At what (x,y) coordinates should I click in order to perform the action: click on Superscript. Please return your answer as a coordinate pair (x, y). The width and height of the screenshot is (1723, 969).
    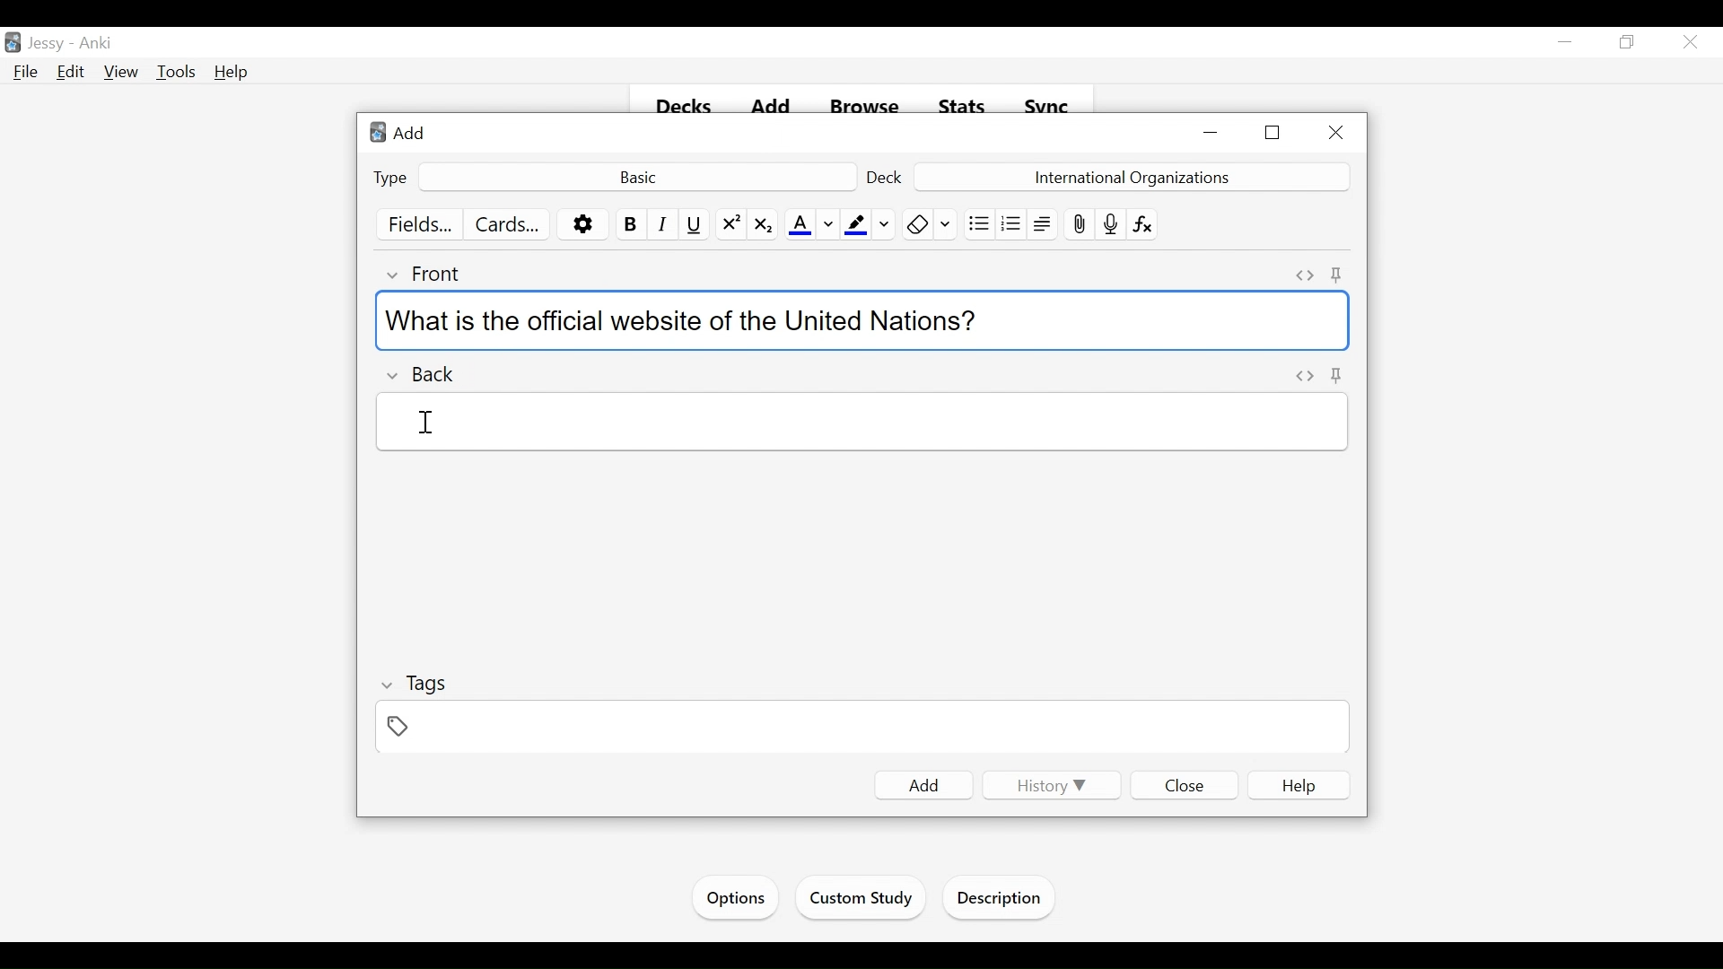
    Looking at the image, I should click on (729, 224).